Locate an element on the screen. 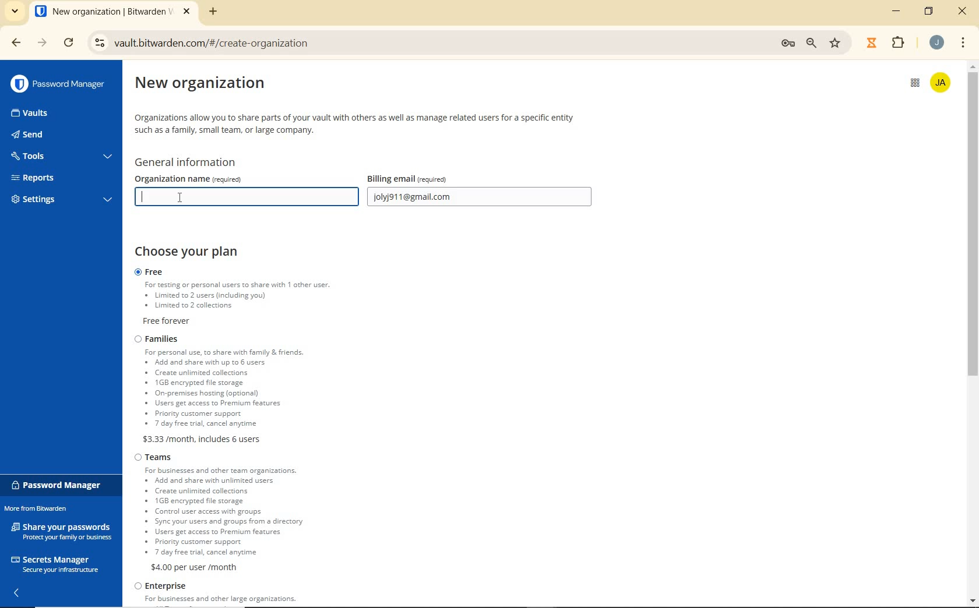  account name is located at coordinates (942, 82).